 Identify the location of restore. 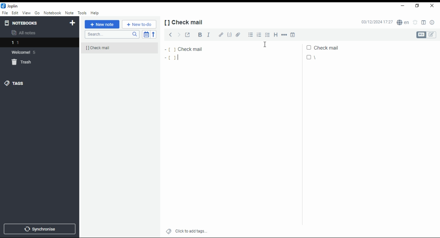
(418, 6).